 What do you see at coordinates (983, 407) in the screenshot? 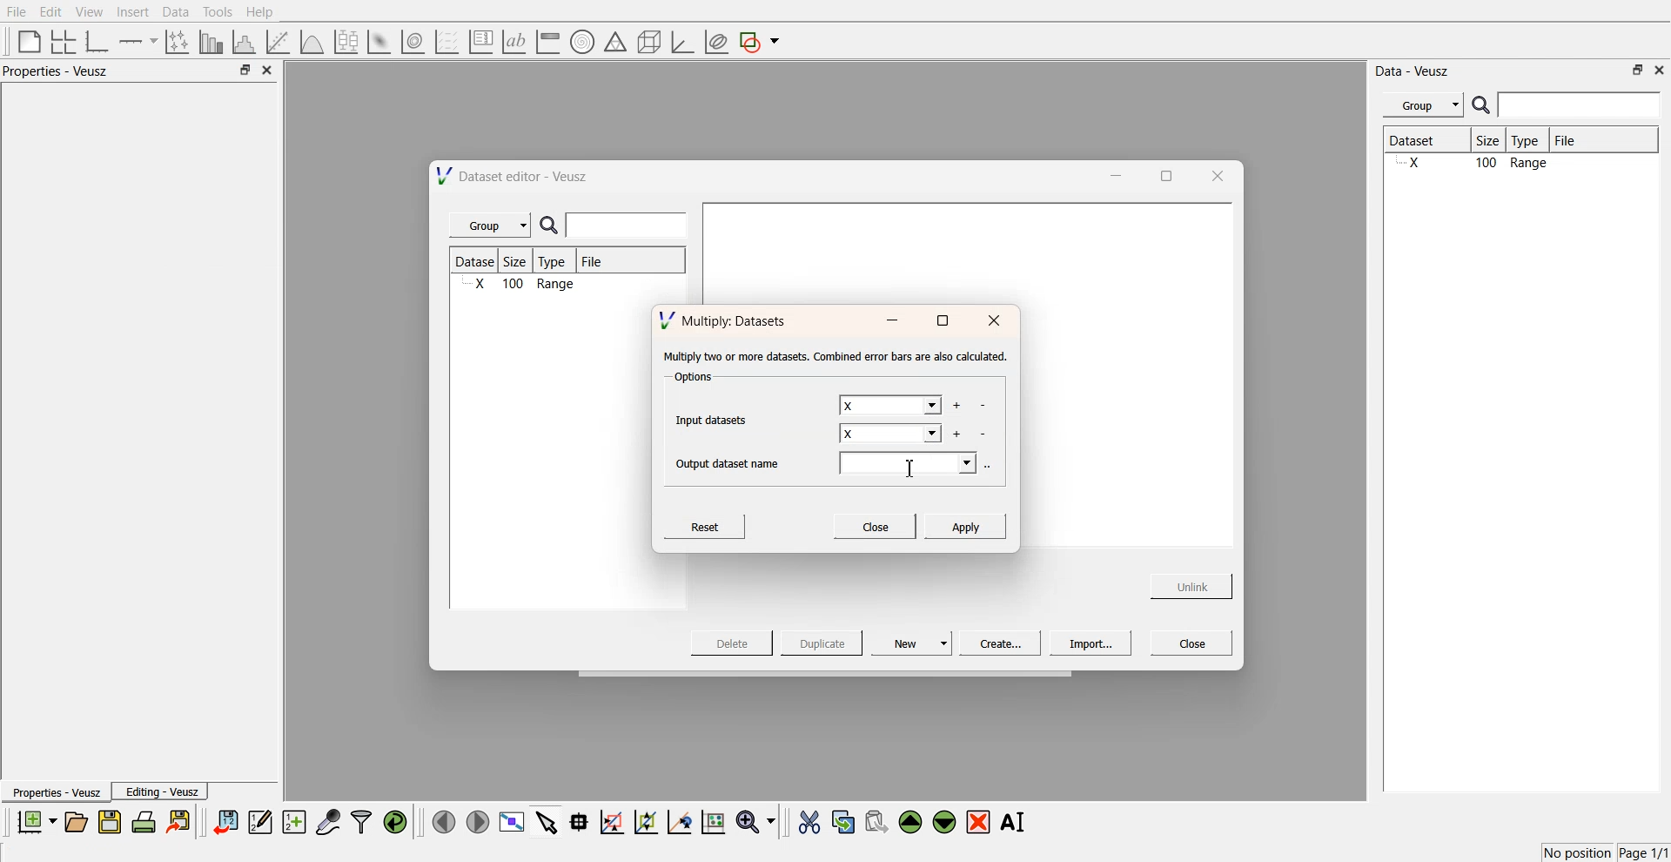
I see `delete datasets` at bounding box center [983, 407].